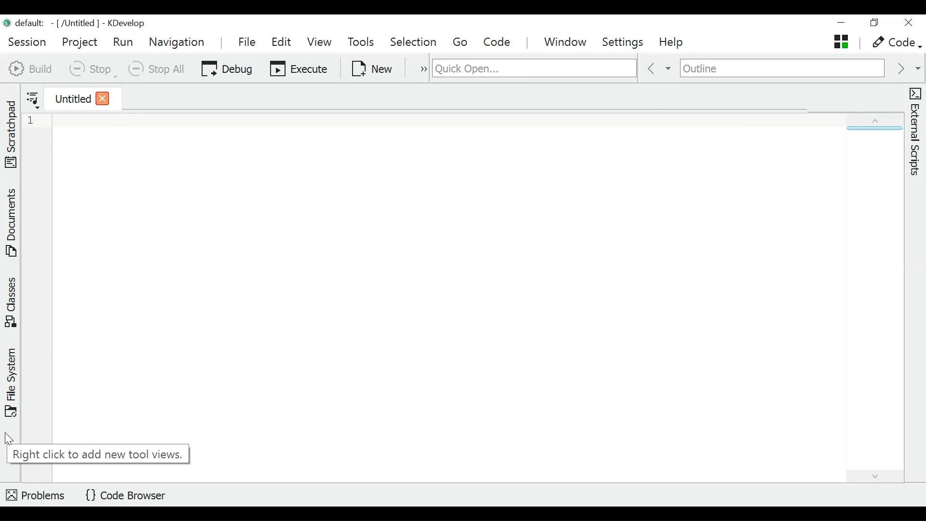 The image size is (926, 521). What do you see at coordinates (865, 121) in the screenshot?
I see `expand` at bounding box center [865, 121].